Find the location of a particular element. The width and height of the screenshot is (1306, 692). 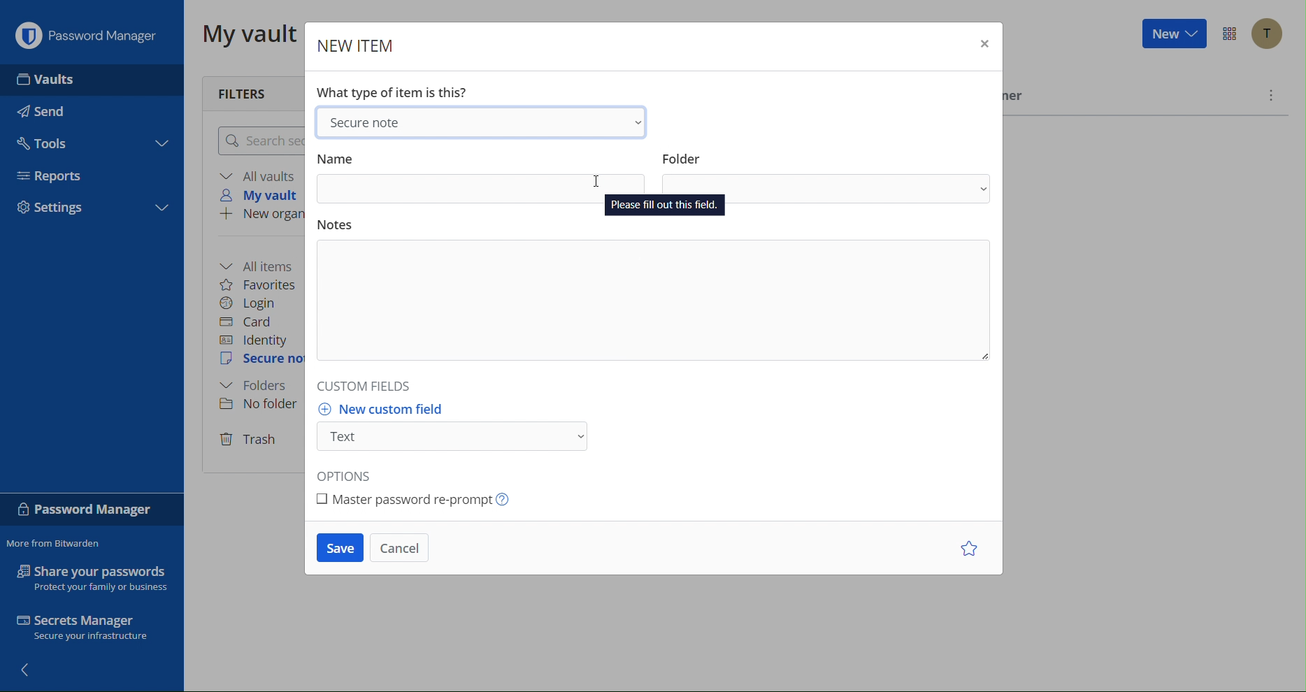

Save is located at coordinates (340, 551).